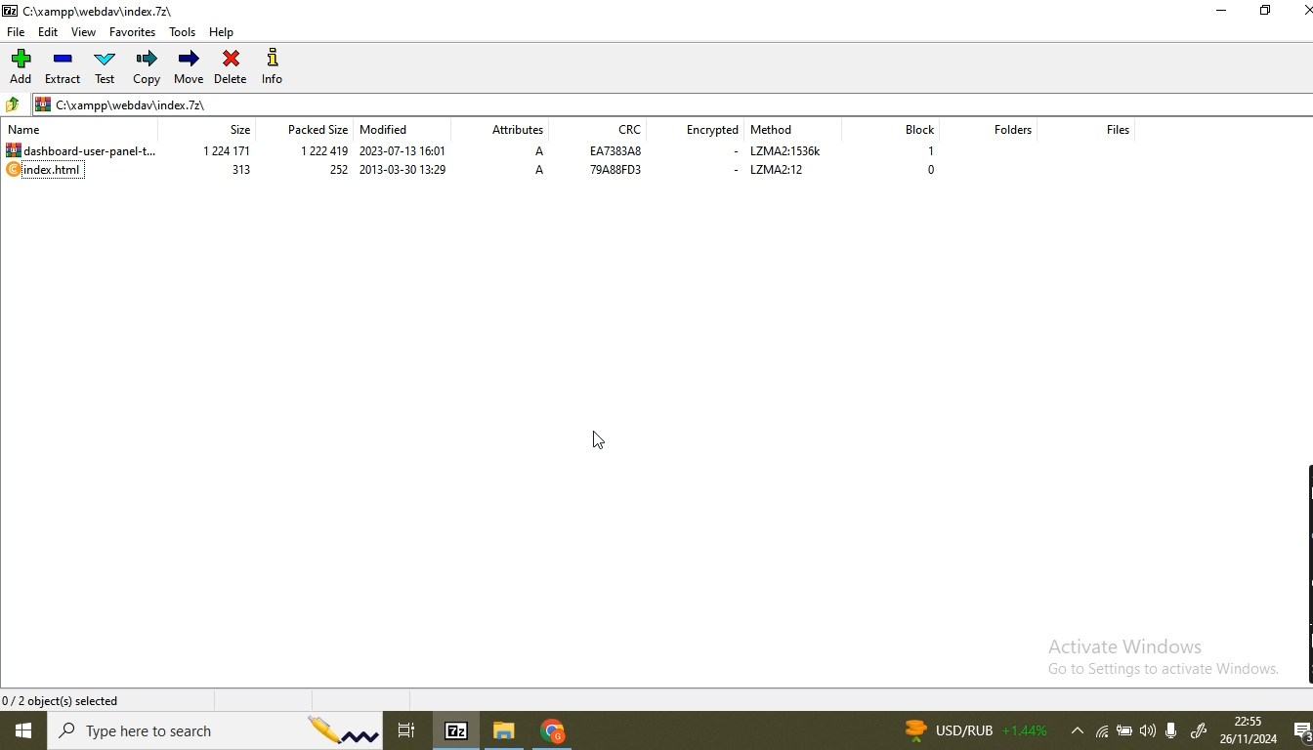 Image resolution: width=1313 pixels, height=750 pixels. Describe the element at coordinates (1122, 131) in the screenshot. I see `files` at that location.